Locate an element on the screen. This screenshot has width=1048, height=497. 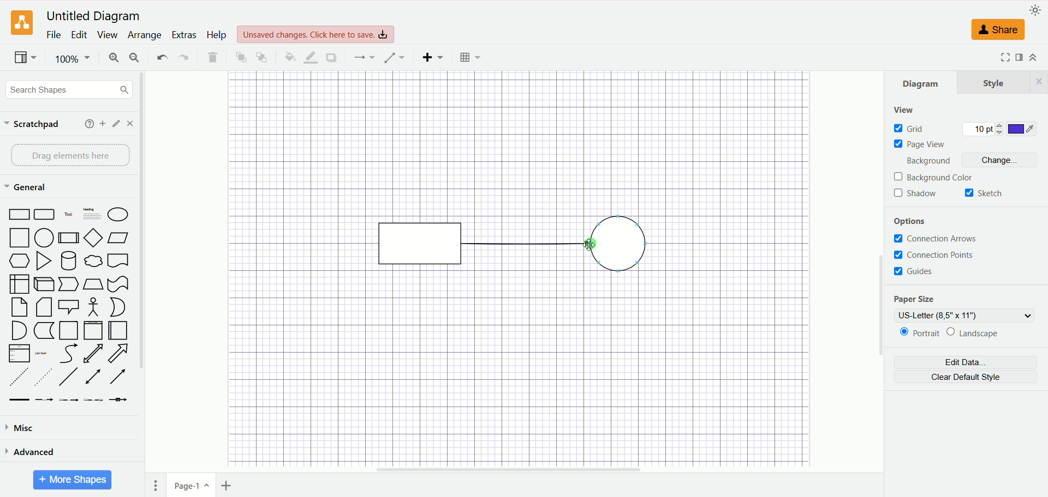
pages is located at coordinates (156, 486).